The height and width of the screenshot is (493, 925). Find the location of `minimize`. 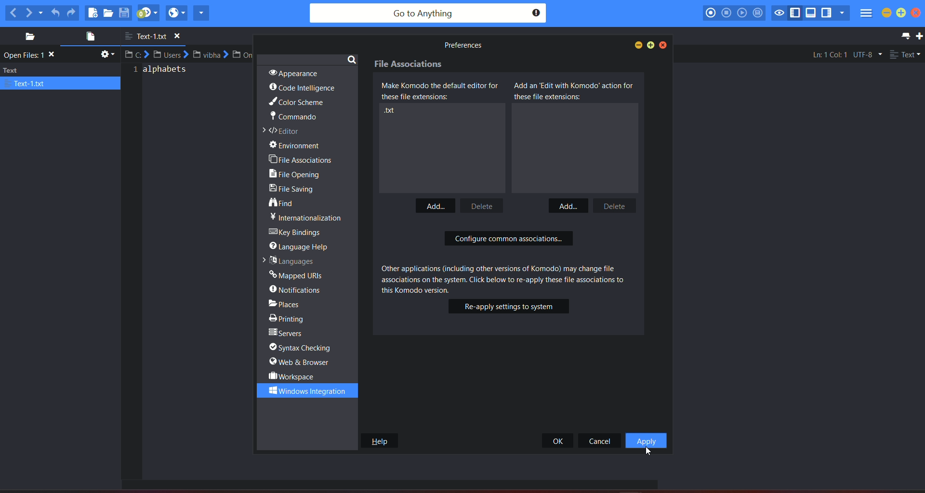

minimize is located at coordinates (636, 45).